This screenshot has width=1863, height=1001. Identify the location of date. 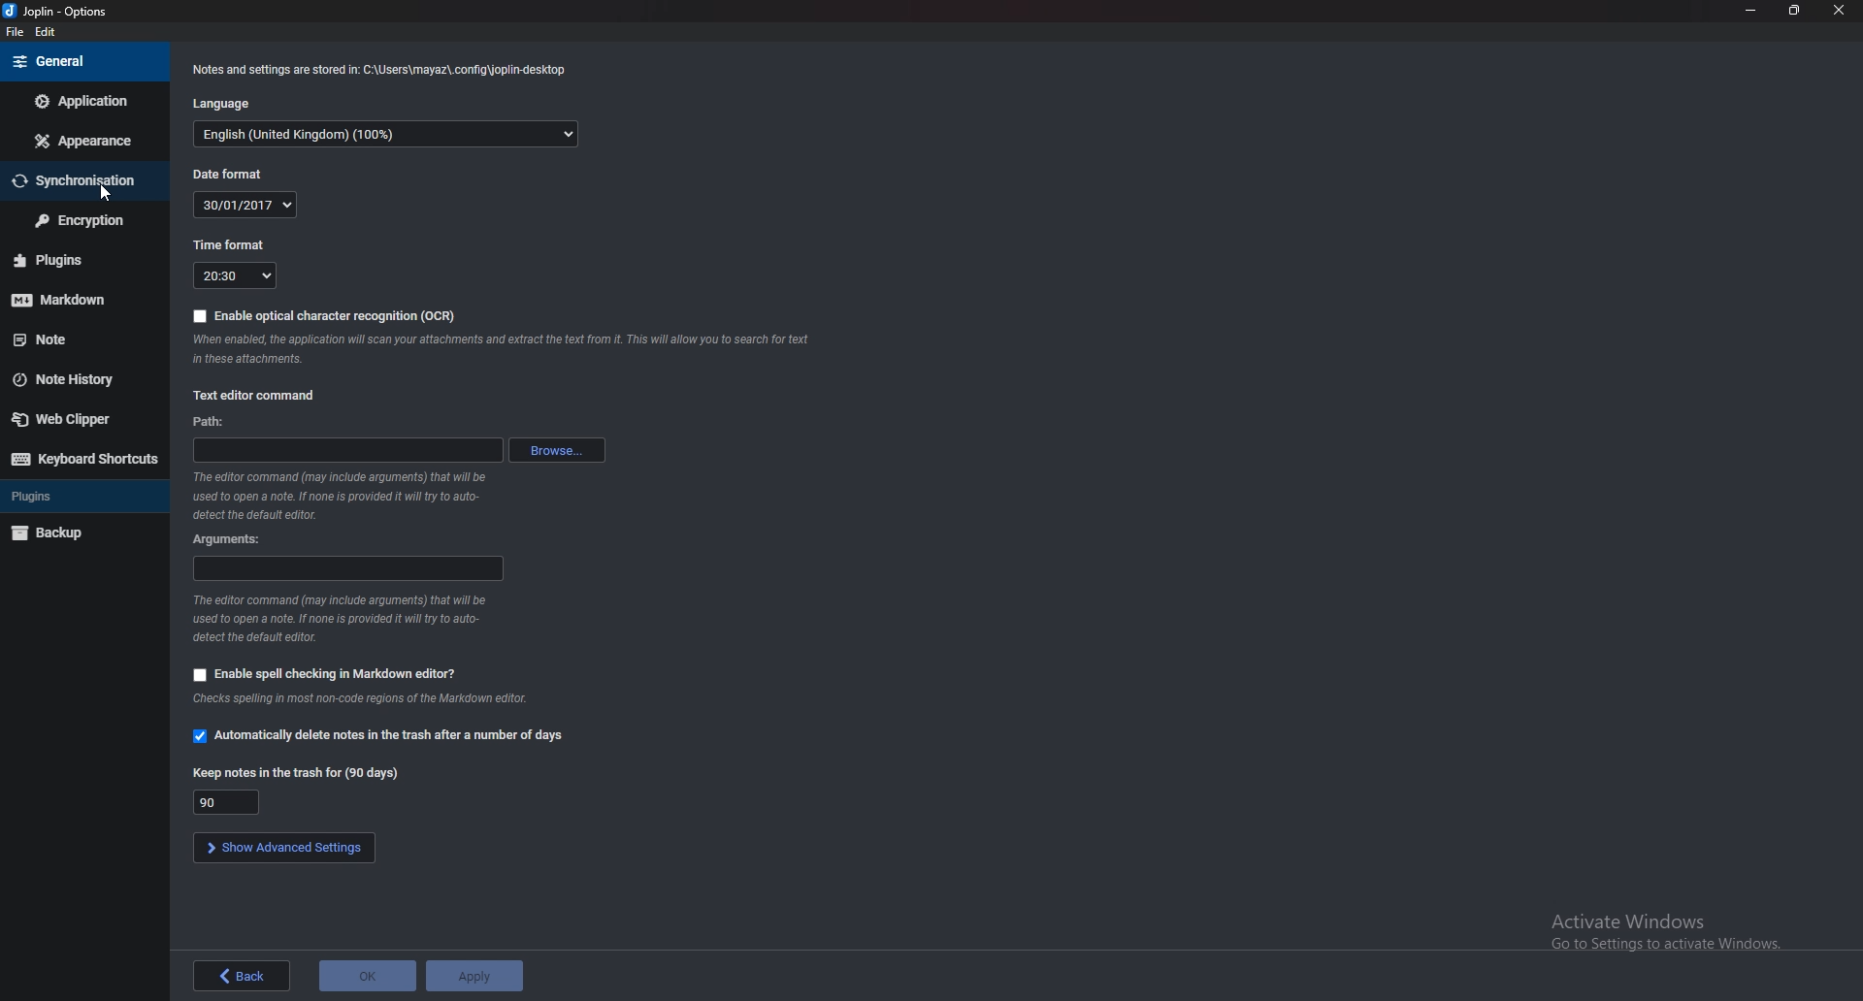
(243, 206).